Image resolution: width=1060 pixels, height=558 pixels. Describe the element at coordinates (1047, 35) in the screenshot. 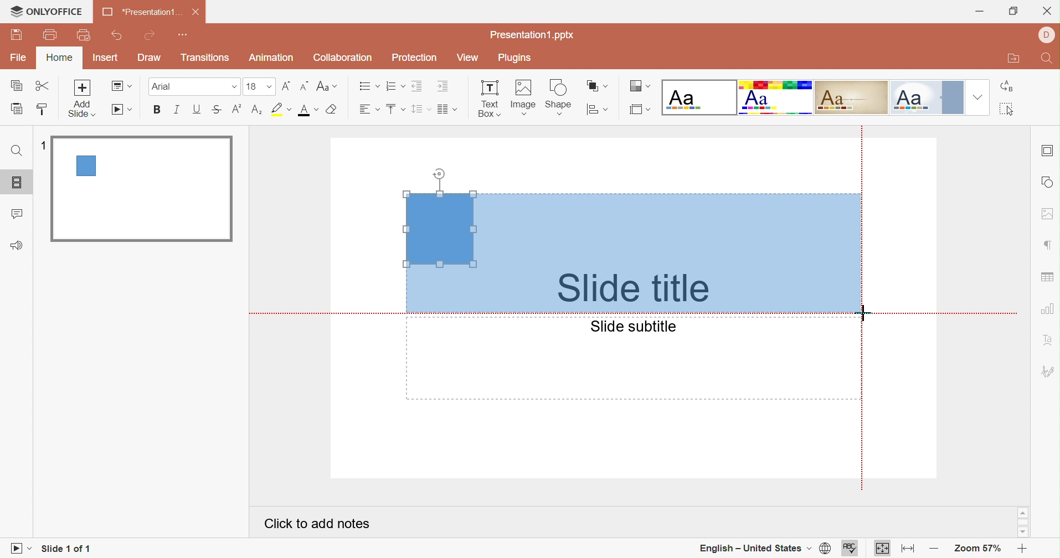

I see `DELL` at that location.